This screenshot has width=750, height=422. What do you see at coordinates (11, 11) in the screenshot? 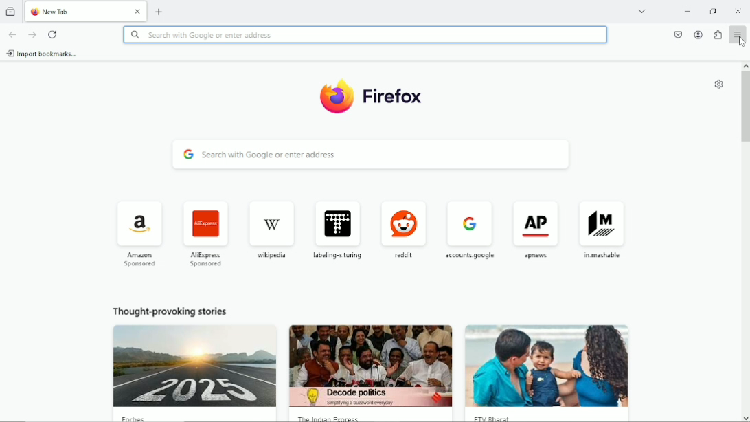
I see `view recent browsing` at bounding box center [11, 11].